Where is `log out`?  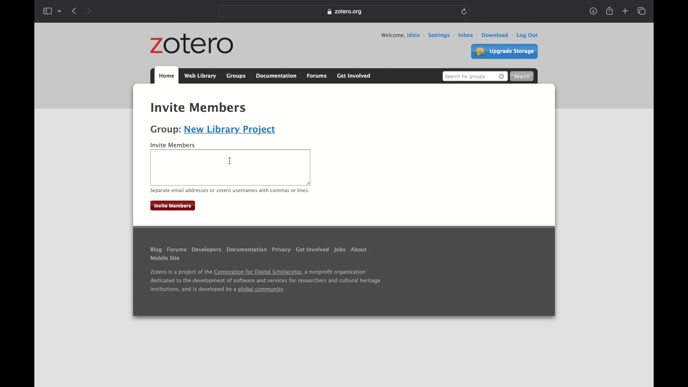
log out is located at coordinates (527, 34).